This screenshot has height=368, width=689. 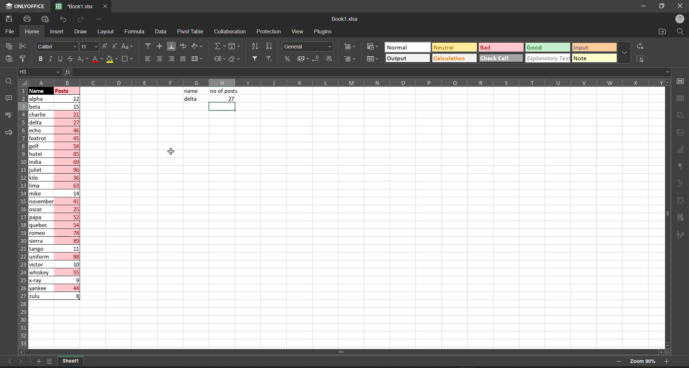 What do you see at coordinates (235, 47) in the screenshot?
I see `fill` at bounding box center [235, 47].